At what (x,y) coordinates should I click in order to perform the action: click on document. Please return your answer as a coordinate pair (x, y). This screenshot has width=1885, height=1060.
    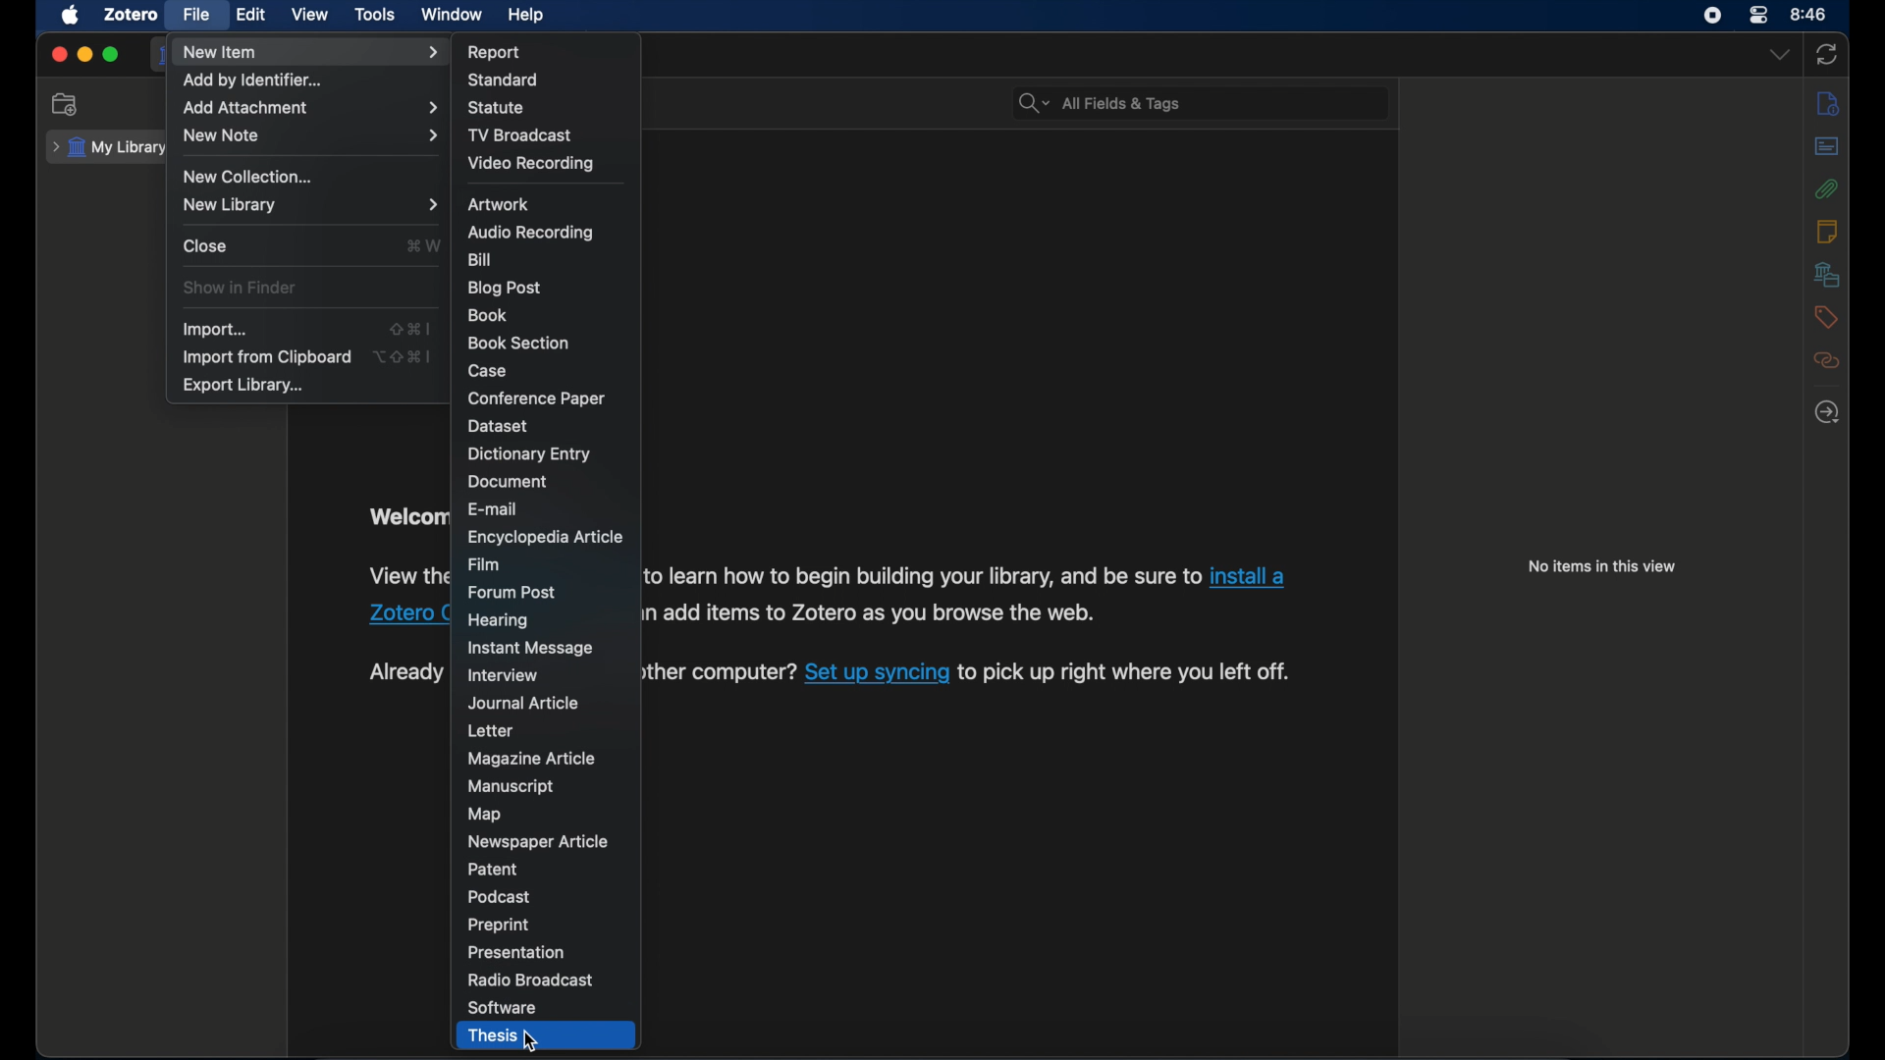
    Looking at the image, I should click on (507, 482).